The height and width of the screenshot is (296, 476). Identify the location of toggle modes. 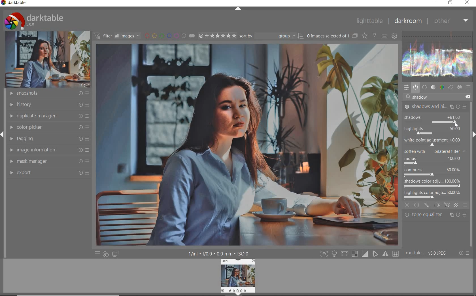
(359, 254).